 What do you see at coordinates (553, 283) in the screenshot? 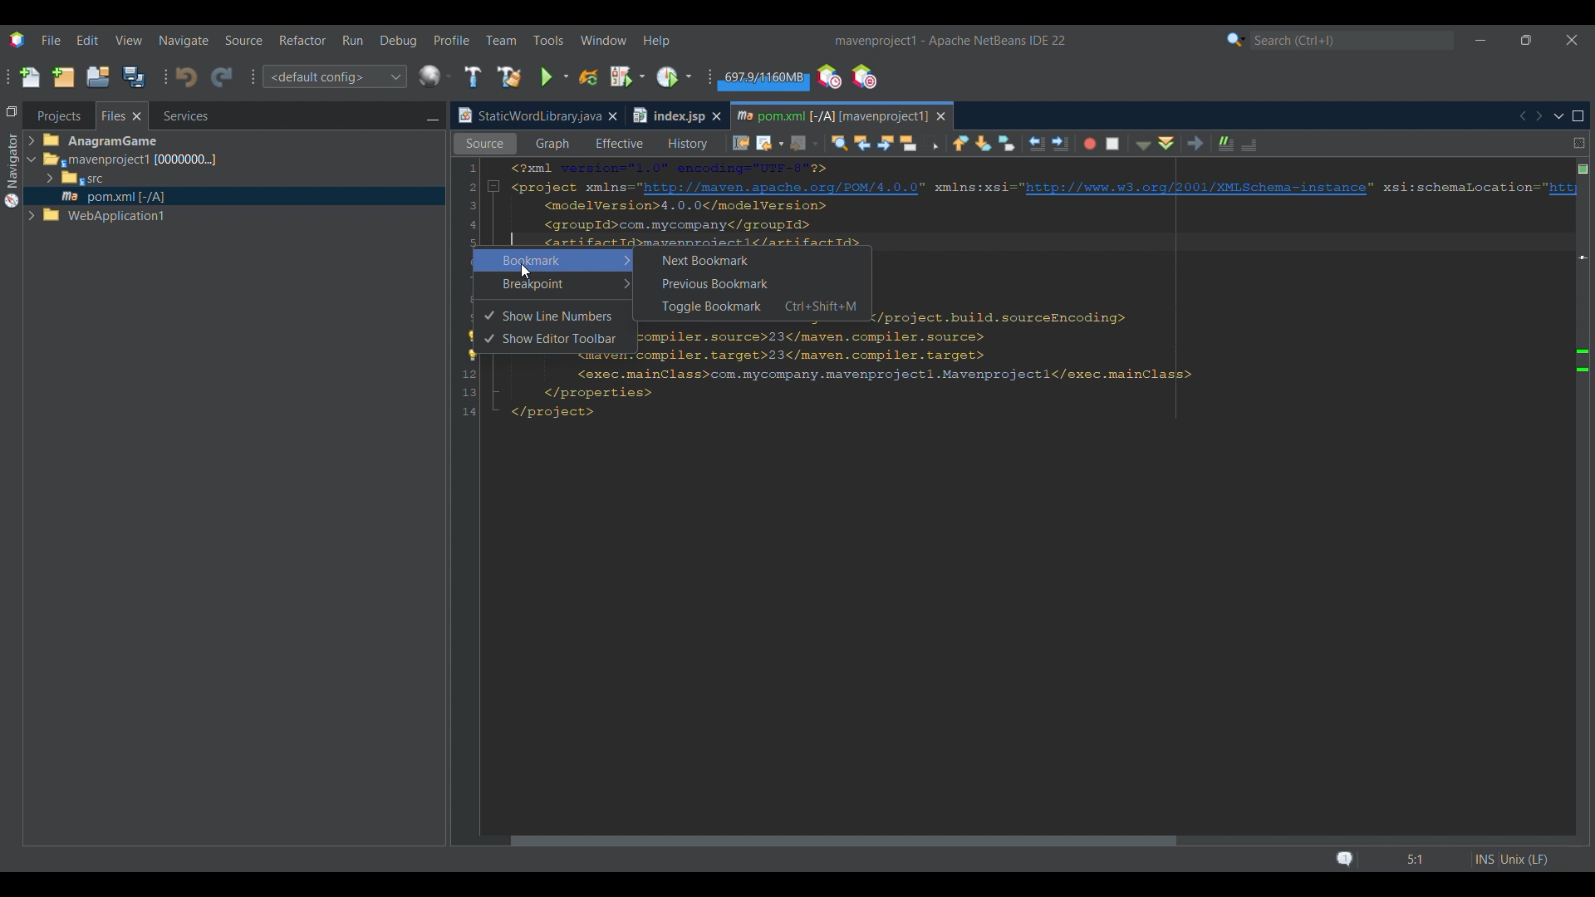
I see `Breakpoint options` at bounding box center [553, 283].